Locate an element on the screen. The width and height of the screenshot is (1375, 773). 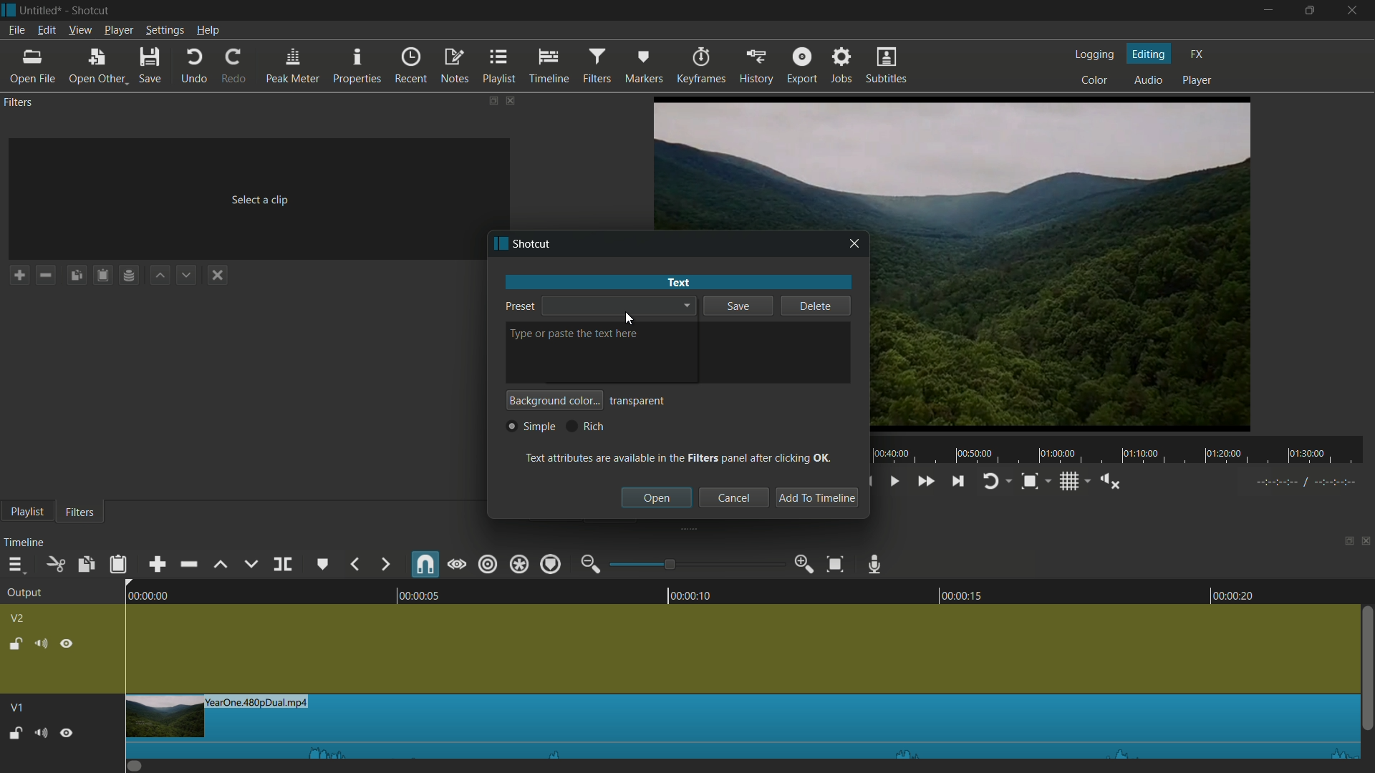
editing is located at coordinates (1149, 54).